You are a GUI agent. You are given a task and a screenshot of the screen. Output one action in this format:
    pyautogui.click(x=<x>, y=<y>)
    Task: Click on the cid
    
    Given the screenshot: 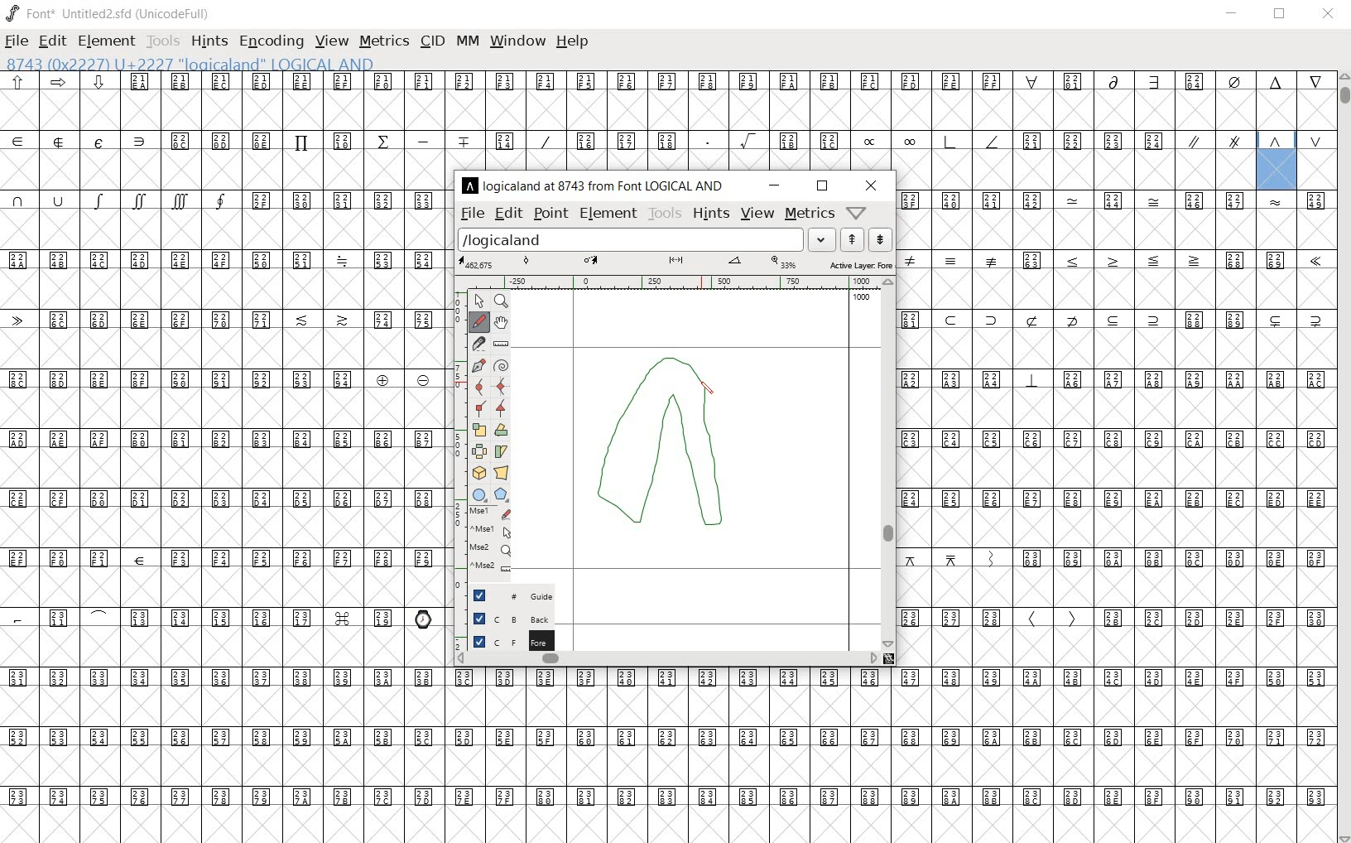 What is the action you would take?
    pyautogui.click(x=432, y=40)
    